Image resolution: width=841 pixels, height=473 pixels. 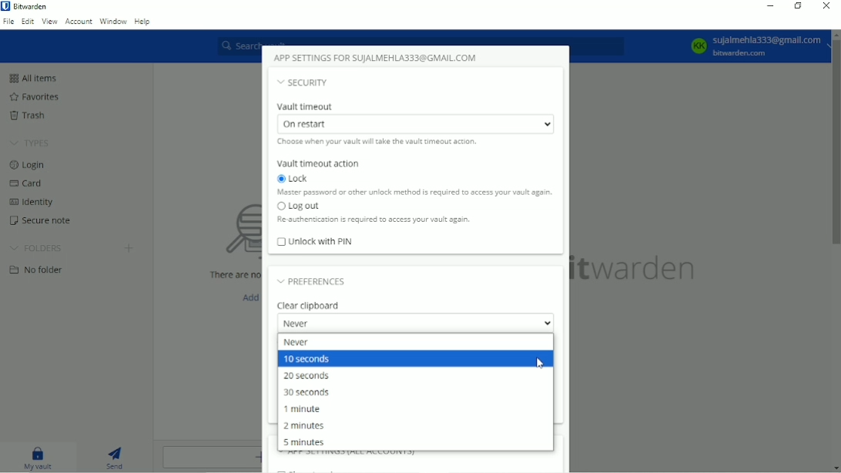 What do you see at coordinates (756, 46) in the screenshot?
I see `KK Sujalmehla333@gmail.com      bitwarden.com` at bounding box center [756, 46].